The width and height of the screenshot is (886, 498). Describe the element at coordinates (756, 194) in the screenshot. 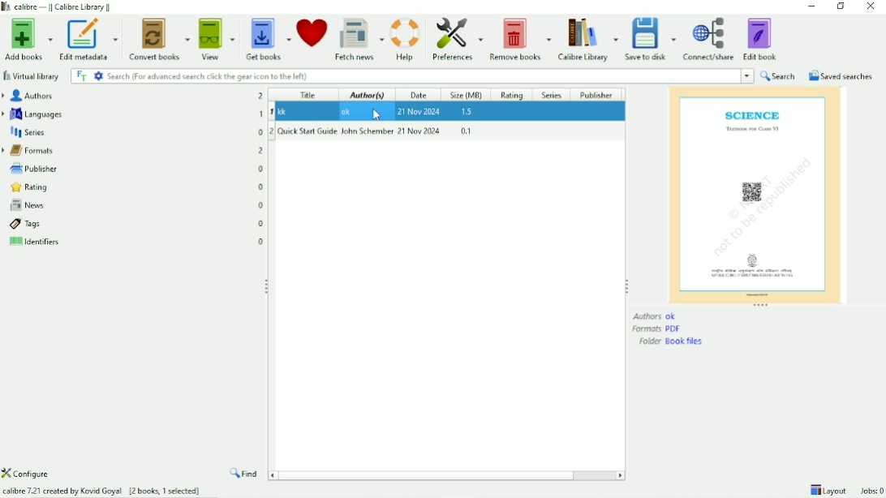

I see `Preview` at that location.